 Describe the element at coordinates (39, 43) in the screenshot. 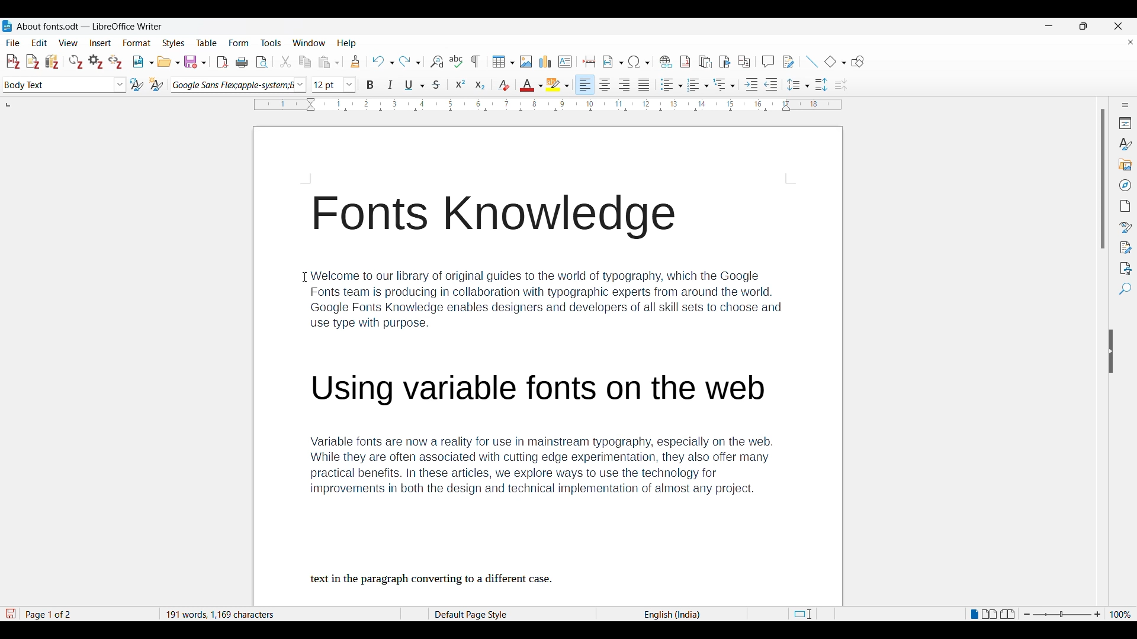

I see `Edit menu` at that location.